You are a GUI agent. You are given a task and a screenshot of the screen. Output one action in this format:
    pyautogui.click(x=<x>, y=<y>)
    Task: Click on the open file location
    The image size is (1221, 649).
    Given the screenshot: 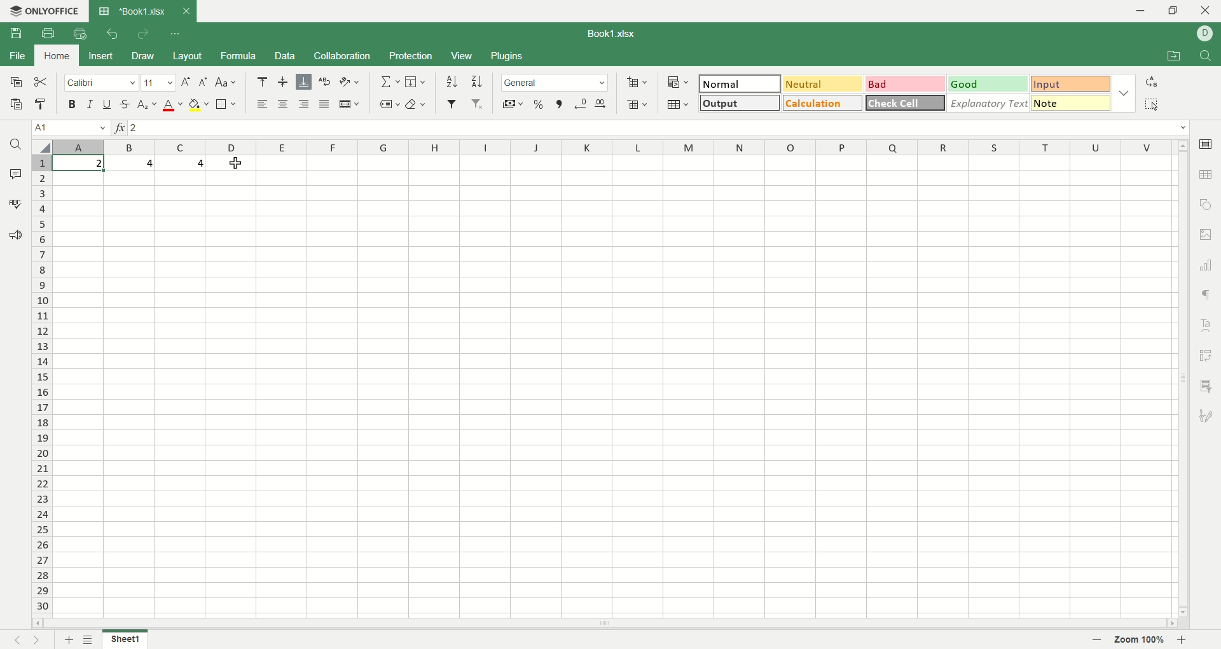 What is the action you would take?
    pyautogui.click(x=1172, y=57)
    